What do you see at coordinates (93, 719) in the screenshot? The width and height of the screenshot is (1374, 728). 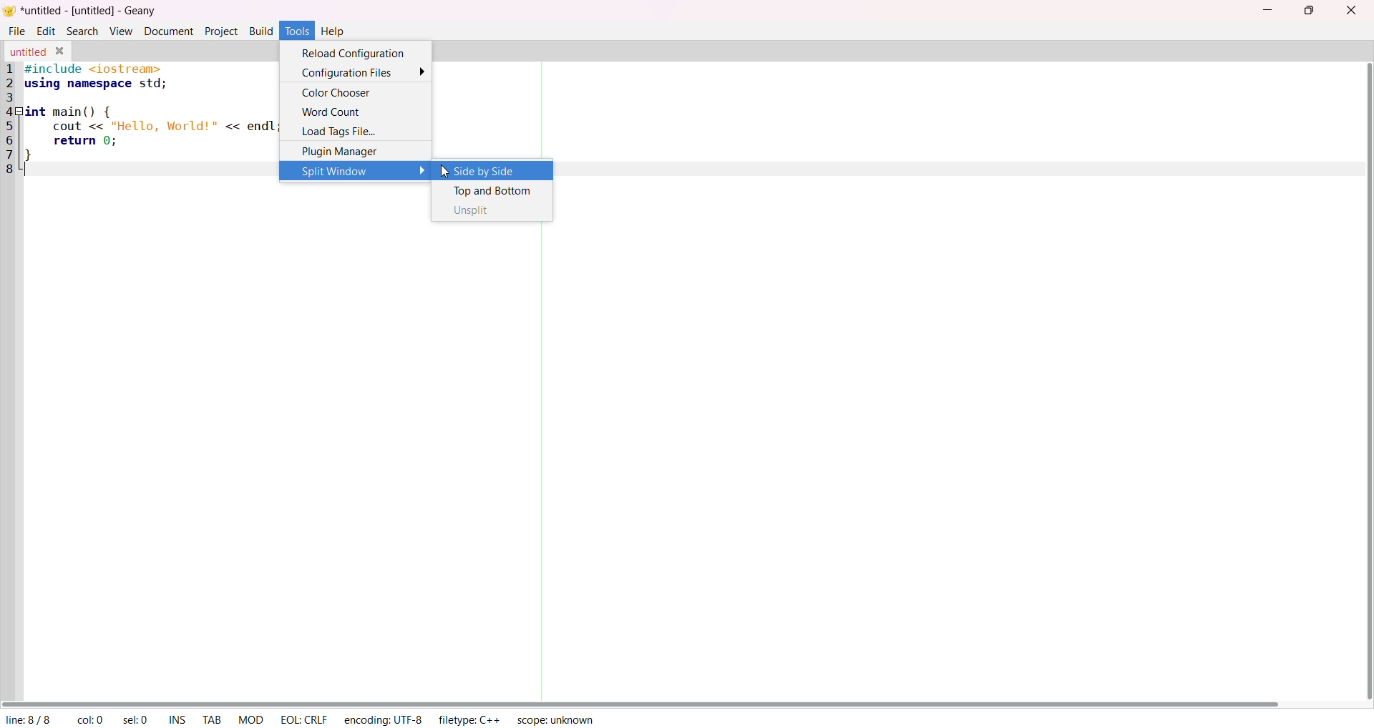 I see `col: 0` at bounding box center [93, 719].